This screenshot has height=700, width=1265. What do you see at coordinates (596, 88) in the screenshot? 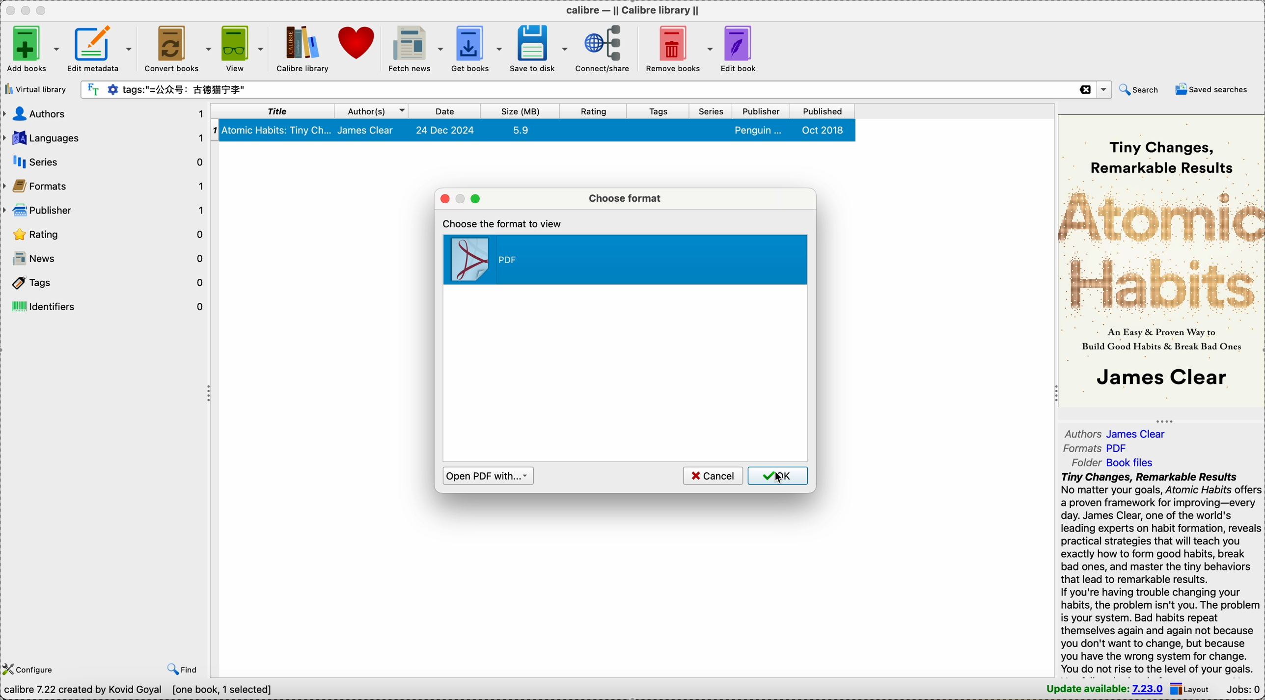
I see `search bar` at bounding box center [596, 88].